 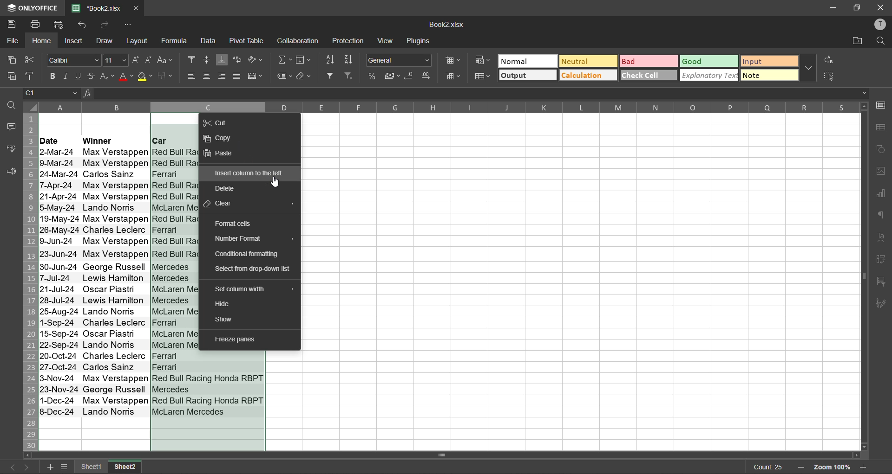 What do you see at coordinates (116, 60) in the screenshot?
I see `font size` at bounding box center [116, 60].